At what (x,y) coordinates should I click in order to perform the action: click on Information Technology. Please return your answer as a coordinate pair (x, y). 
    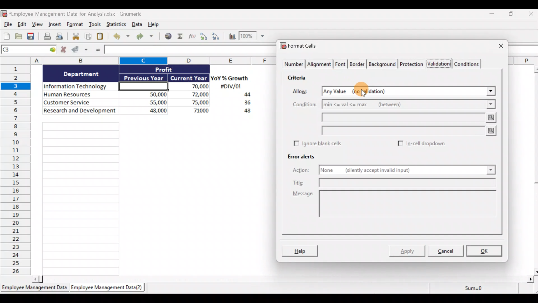
    Looking at the image, I should click on (81, 87).